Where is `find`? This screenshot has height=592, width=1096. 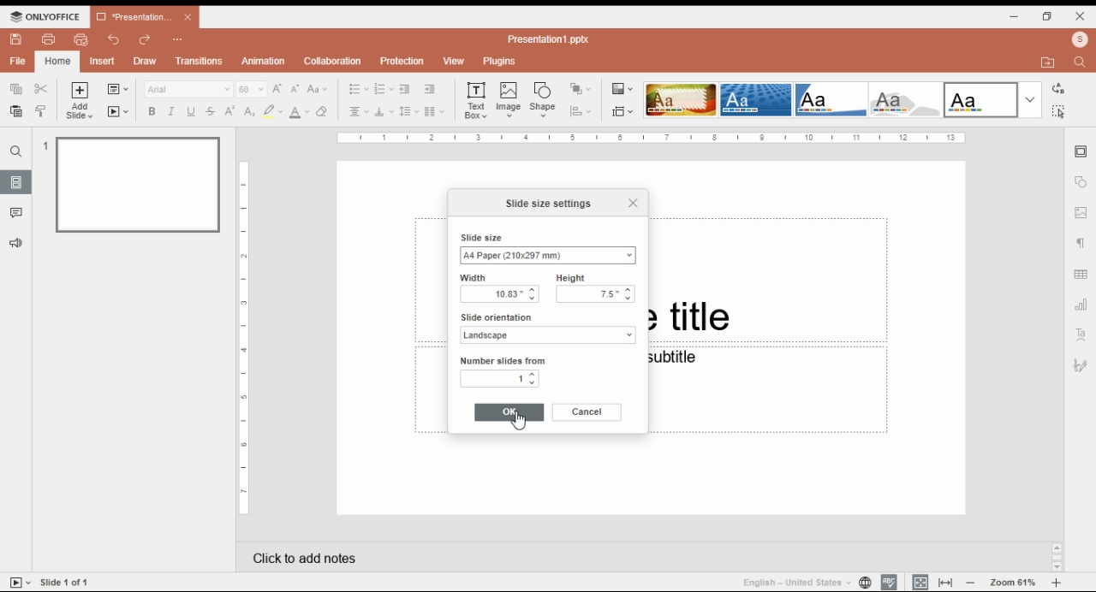 find is located at coordinates (16, 151).